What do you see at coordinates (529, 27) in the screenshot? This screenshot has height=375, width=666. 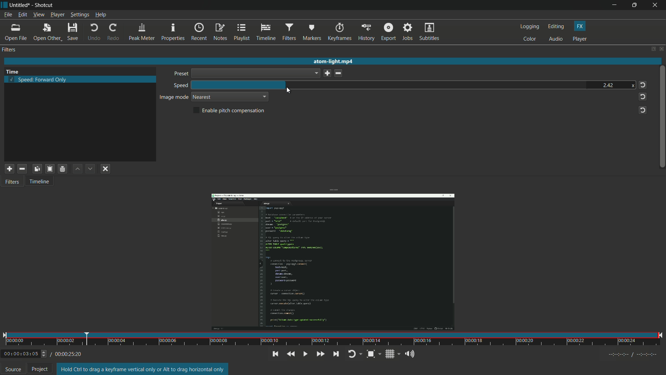 I see `logging` at bounding box center [529, 27].